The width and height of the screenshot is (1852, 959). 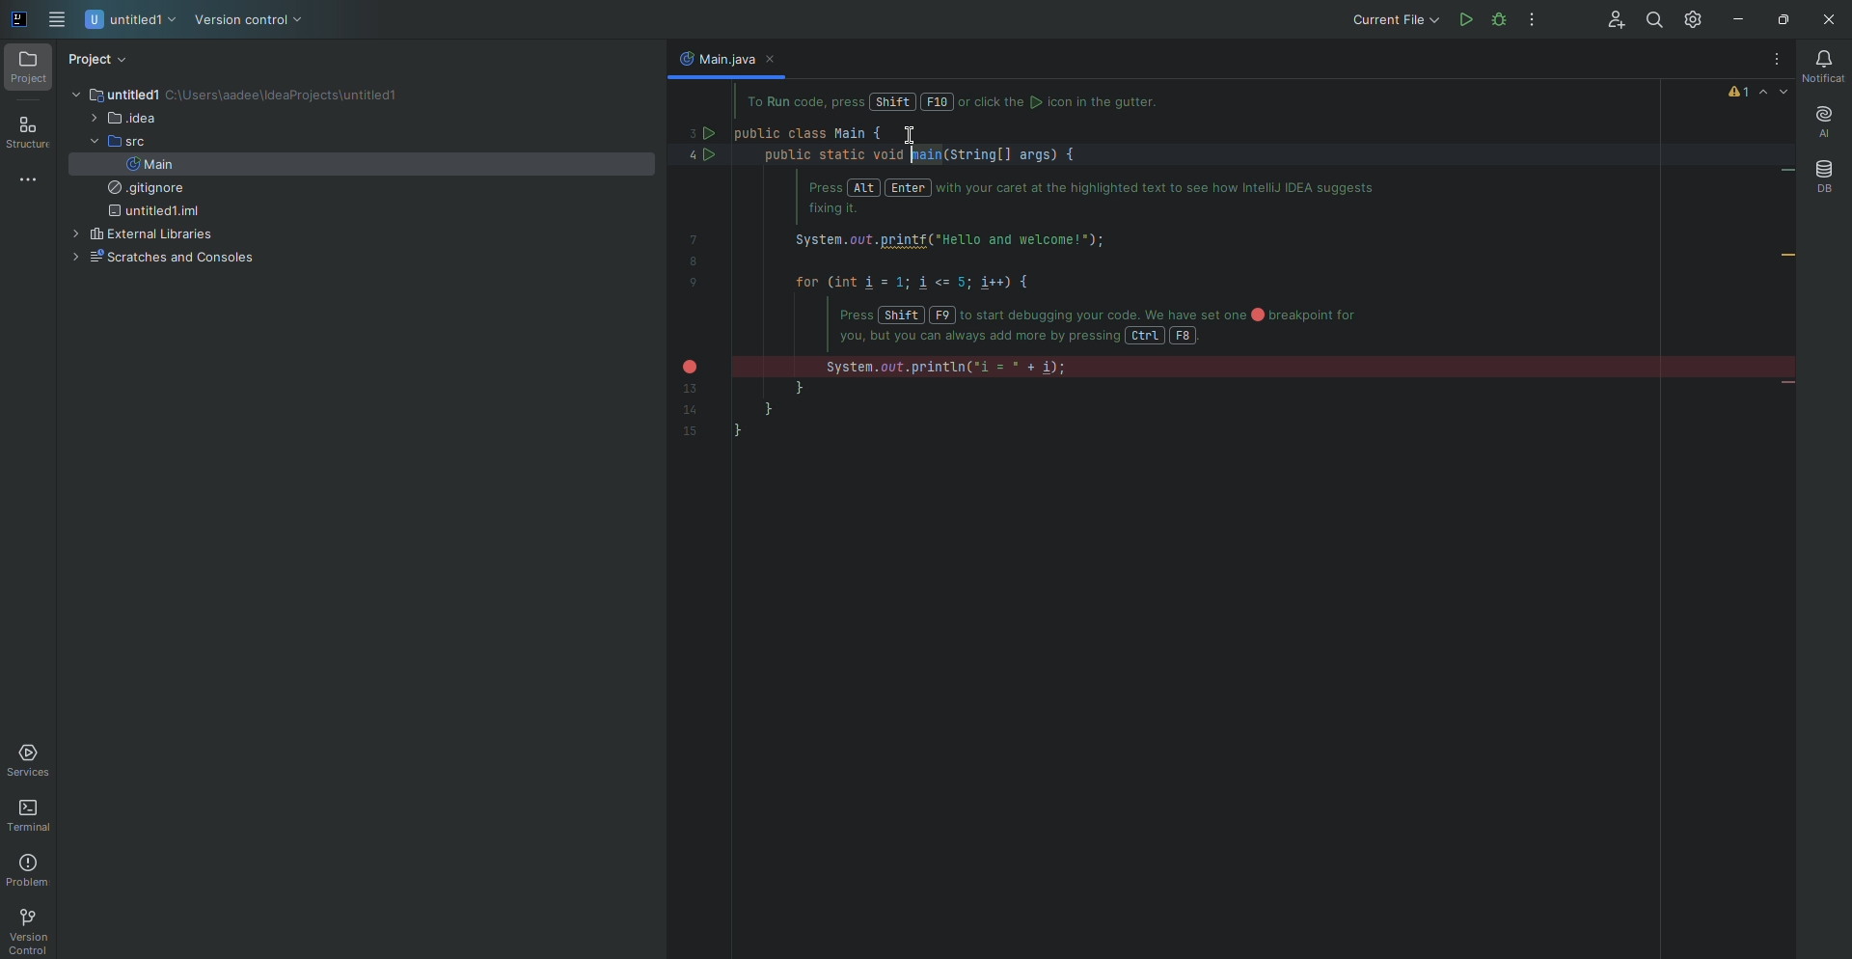 I want to click on More Tools, so click(x=32, y=178).